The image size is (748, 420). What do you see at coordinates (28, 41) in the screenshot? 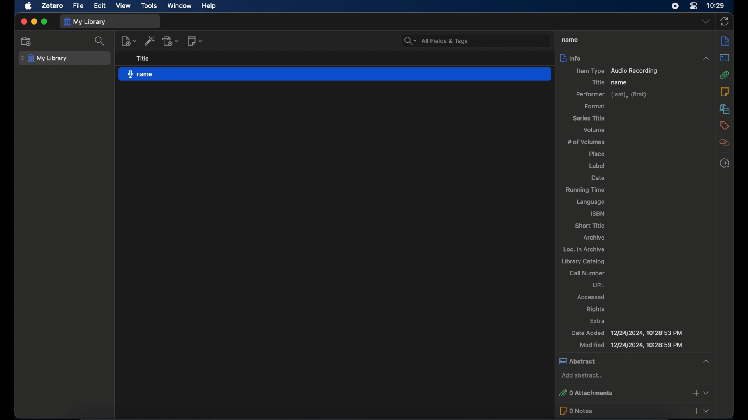
I see `new collection` at bounding box center [28, 41].